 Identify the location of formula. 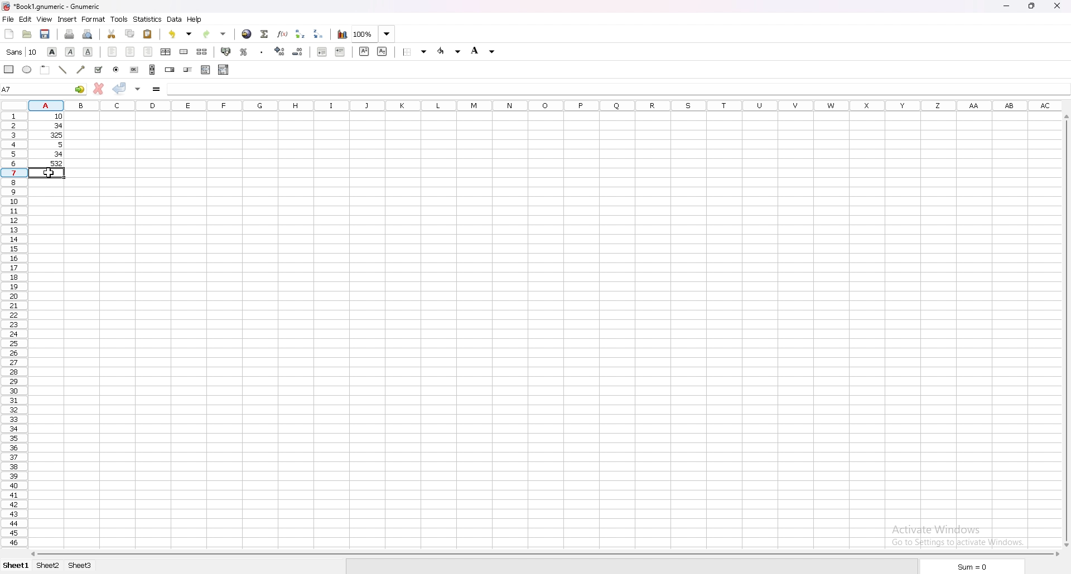
(156, 89).